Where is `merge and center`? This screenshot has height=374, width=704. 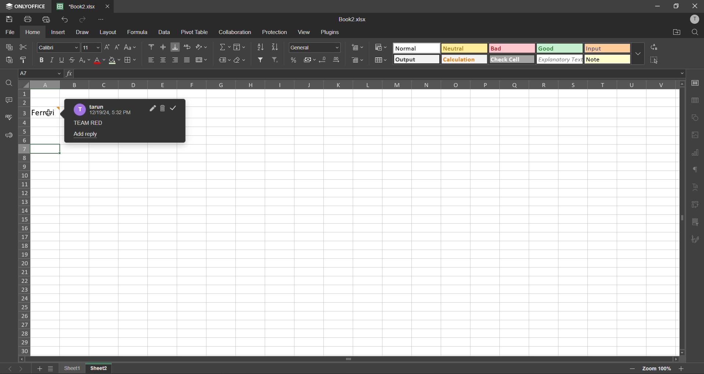 merge and center is located at coordinates (204, 61).